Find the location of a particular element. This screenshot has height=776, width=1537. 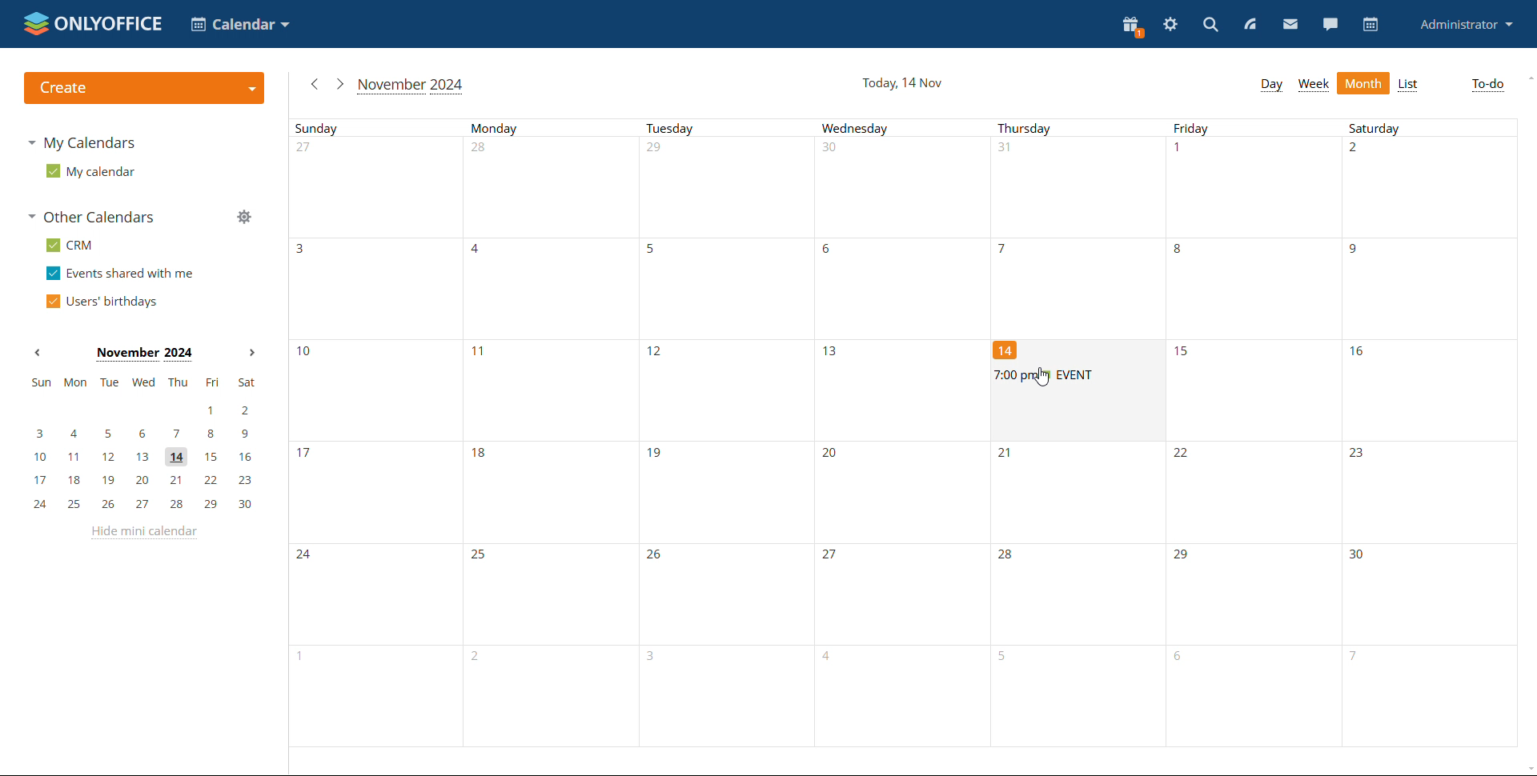

number is located at coordinates (1358, 353).